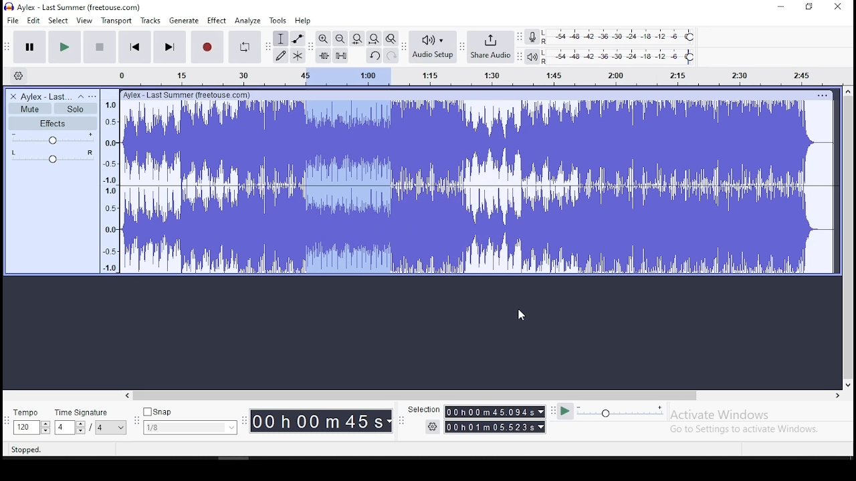 Image resolution: width=856 pixels, height=481 pixels. What do you see at coordinates (623, 36) in the screenshot?
I see `recording level` at bounding box center [623, 36].